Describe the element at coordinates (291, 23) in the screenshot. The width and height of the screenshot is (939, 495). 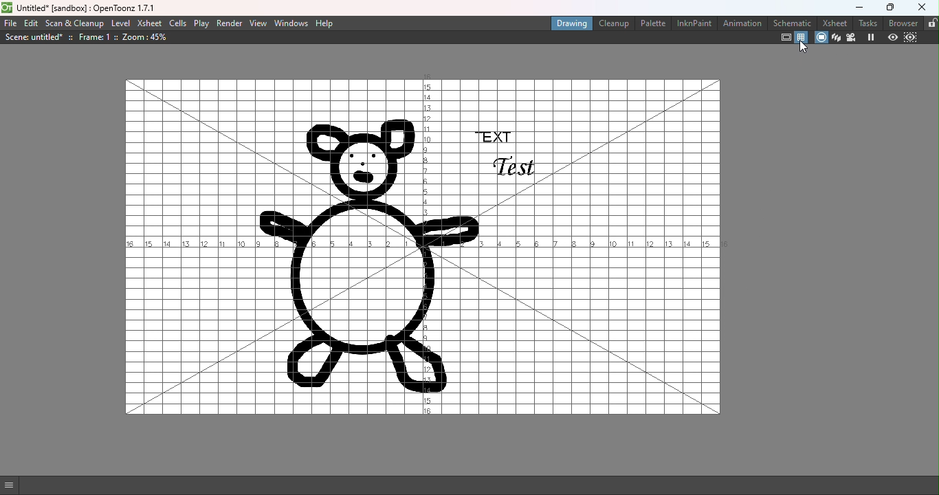
I see `Windows` at that location.